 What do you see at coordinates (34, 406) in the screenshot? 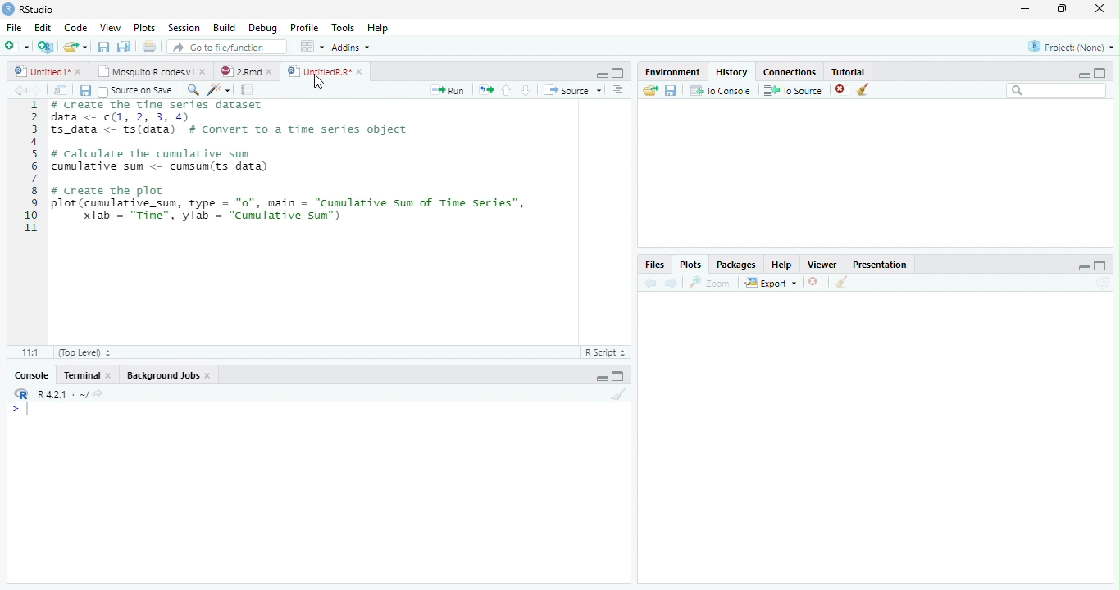
I see `Input Cursor` at bounding box center [34, 406].